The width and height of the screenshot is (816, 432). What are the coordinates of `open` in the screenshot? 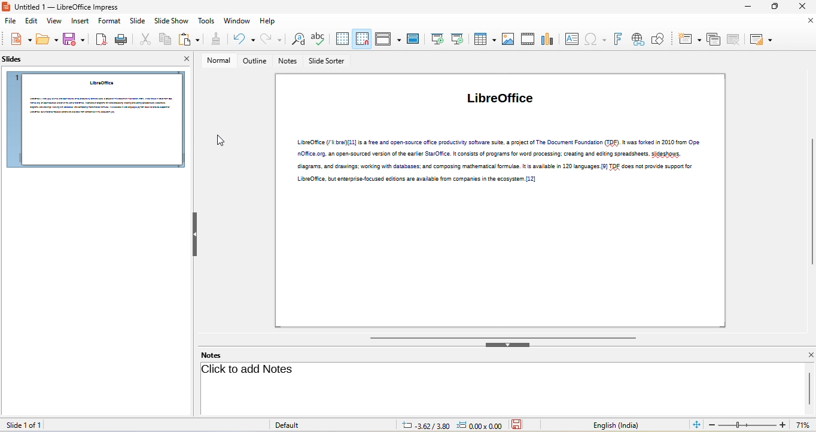 It's located at (47, 39).